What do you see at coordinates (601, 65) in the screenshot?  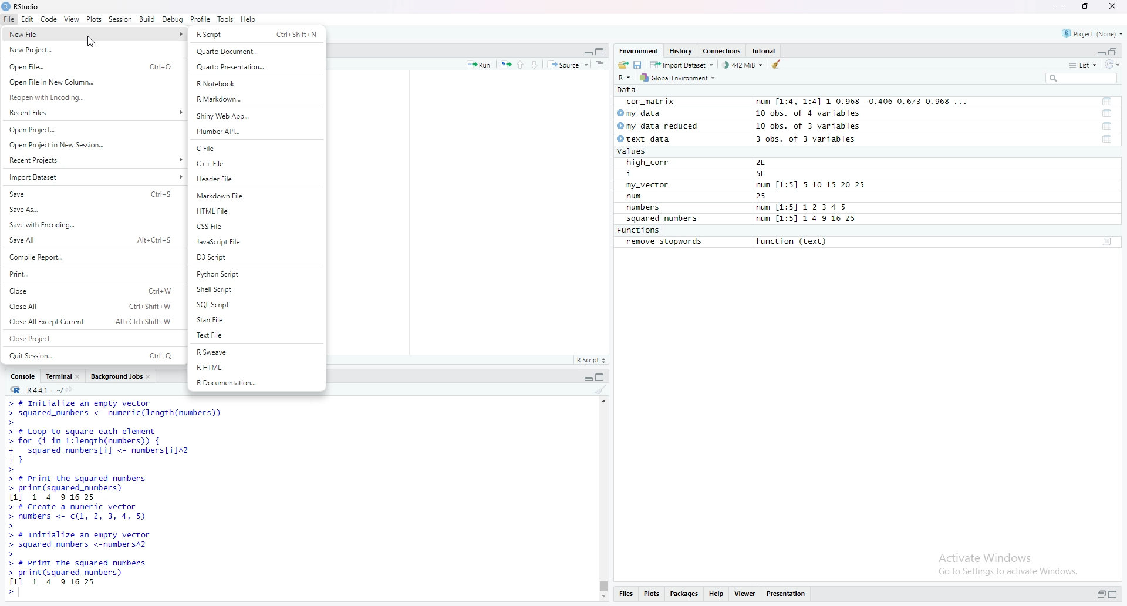 I see `Document outline` at bounding box center [601, 65].